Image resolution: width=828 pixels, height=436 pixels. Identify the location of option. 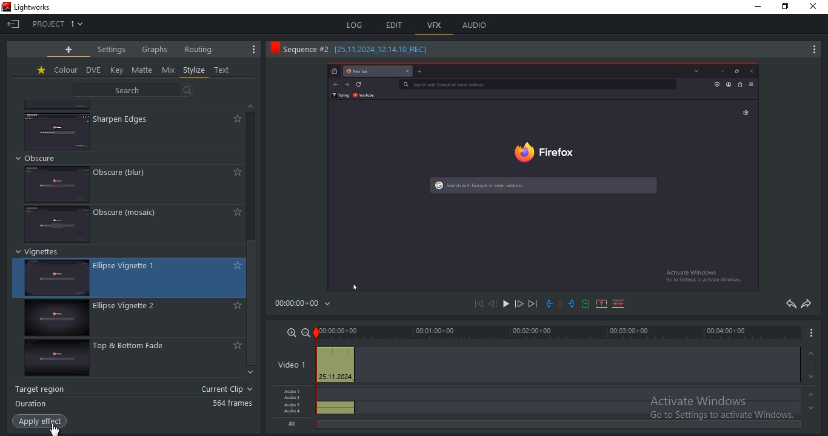
(505, 304).